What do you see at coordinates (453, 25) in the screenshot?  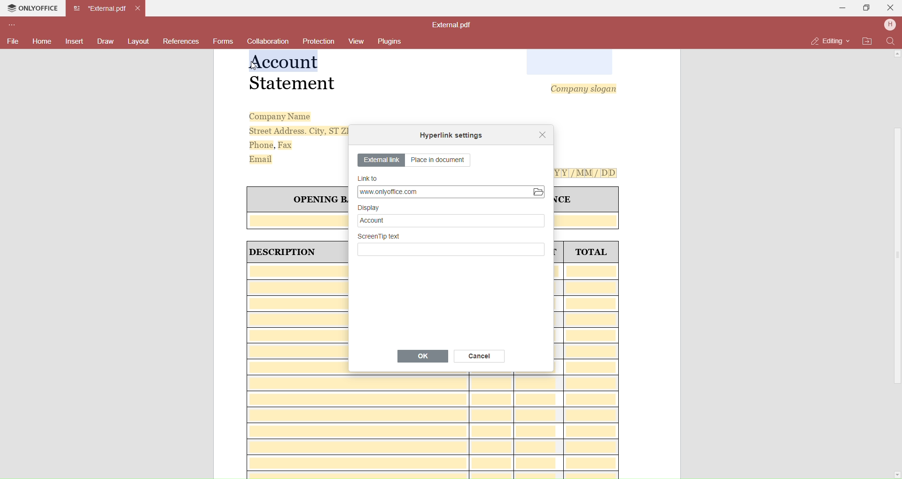 I see `File name` at bounding box center [453, 25].